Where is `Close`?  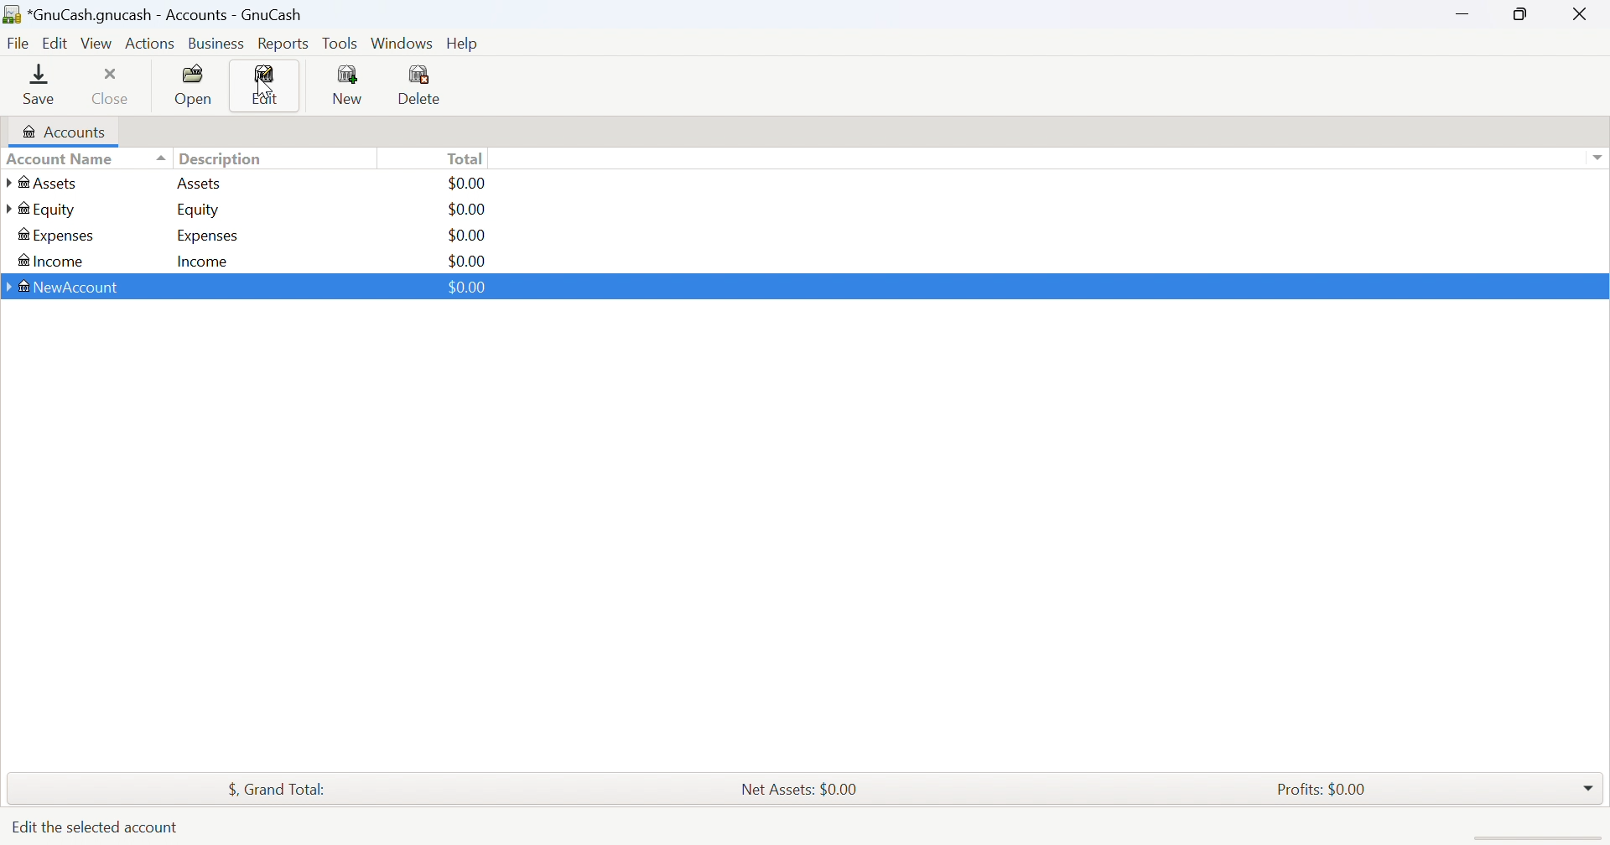
Close is located at coordinates (112, 85).